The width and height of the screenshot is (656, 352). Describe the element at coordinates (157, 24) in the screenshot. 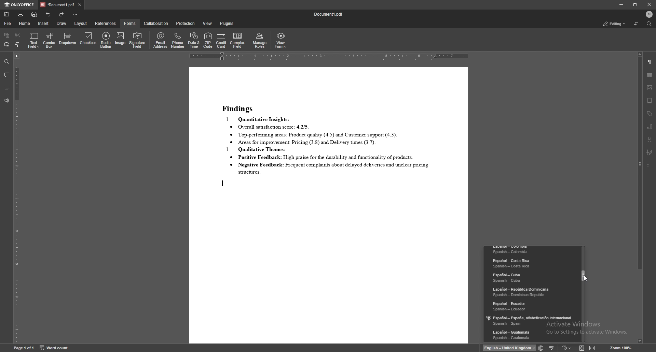

I see `collaboration` at that location.